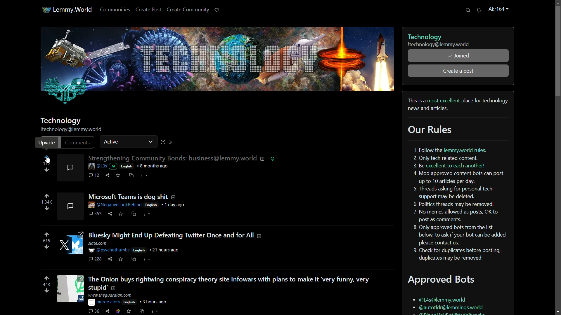  What do you see at coordinates (216, 66) in the screenshot?
I see `technology profile` at bounding box center [216, 66].